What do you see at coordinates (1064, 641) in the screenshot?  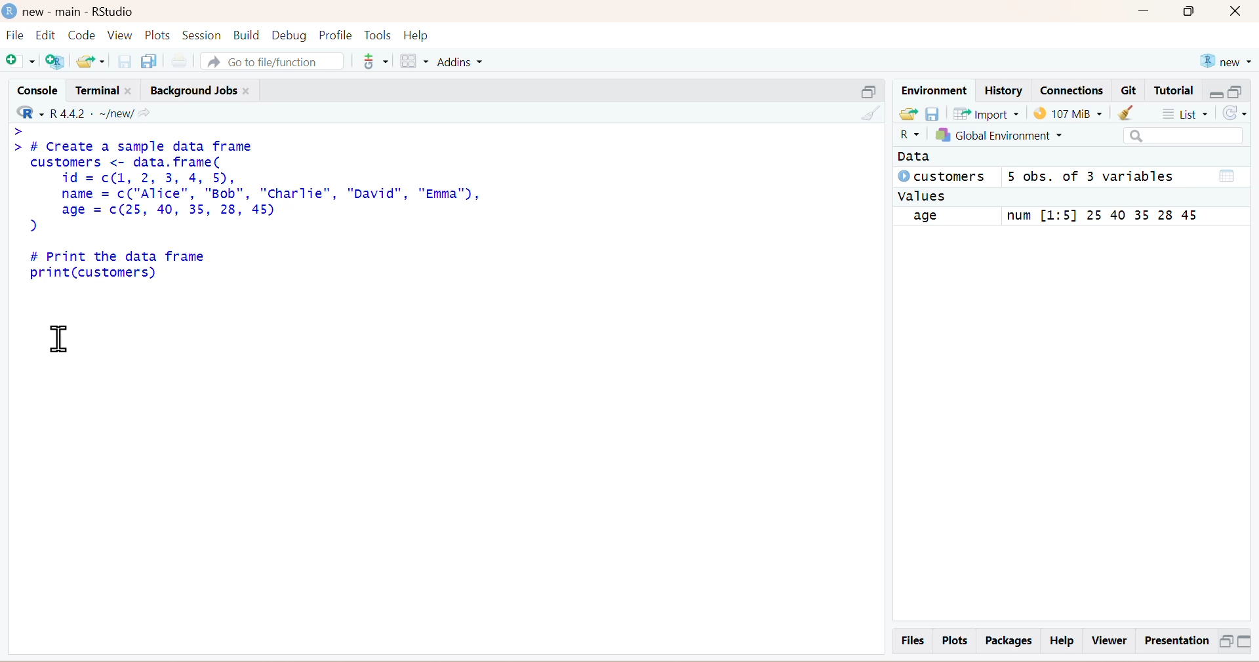 I see `Help` at bounding box center [1064, 641].